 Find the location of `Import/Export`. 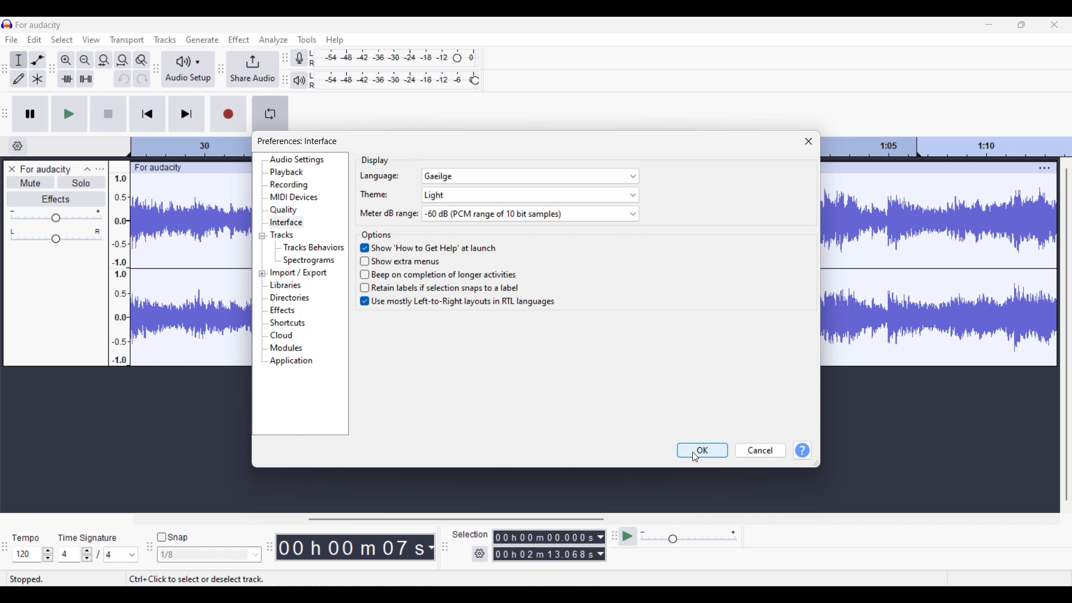

Import/Export is located at coordinates (299, 273).